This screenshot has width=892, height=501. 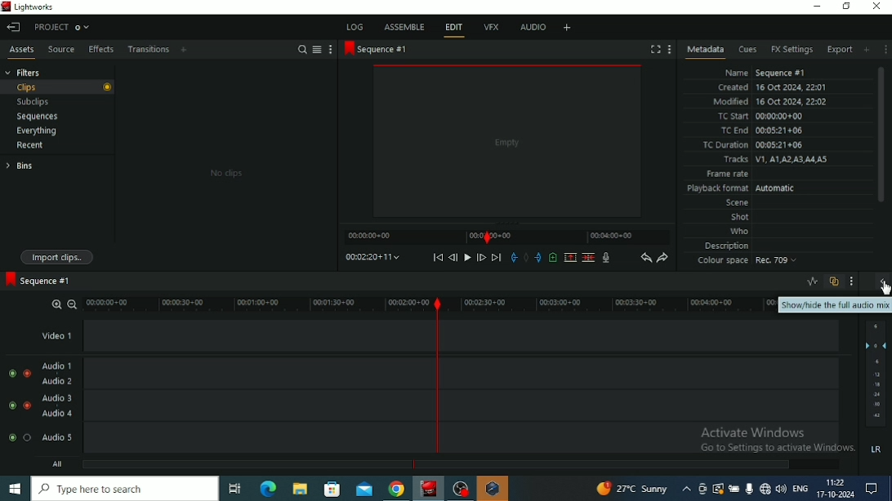 What do you see at coordinates (867, 50) in the screenshot?
I see `Add Panel` at bounding box center [867, 50].